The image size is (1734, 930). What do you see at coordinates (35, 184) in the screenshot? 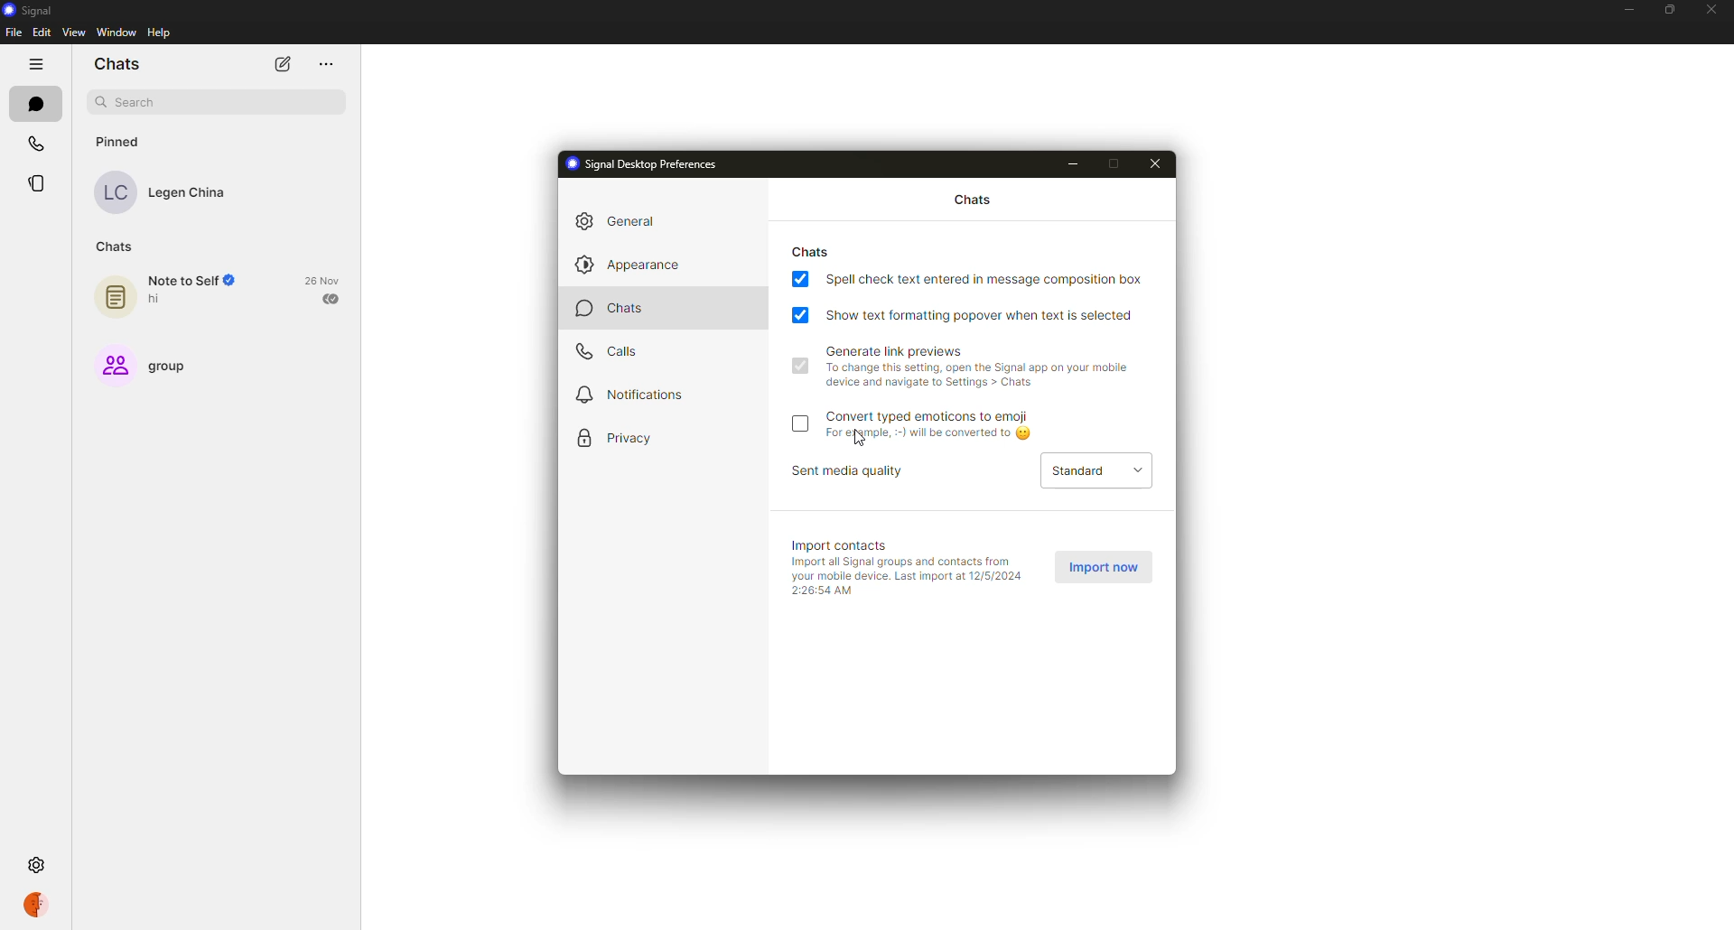
I see `stories` at bounding box center [35, 184].